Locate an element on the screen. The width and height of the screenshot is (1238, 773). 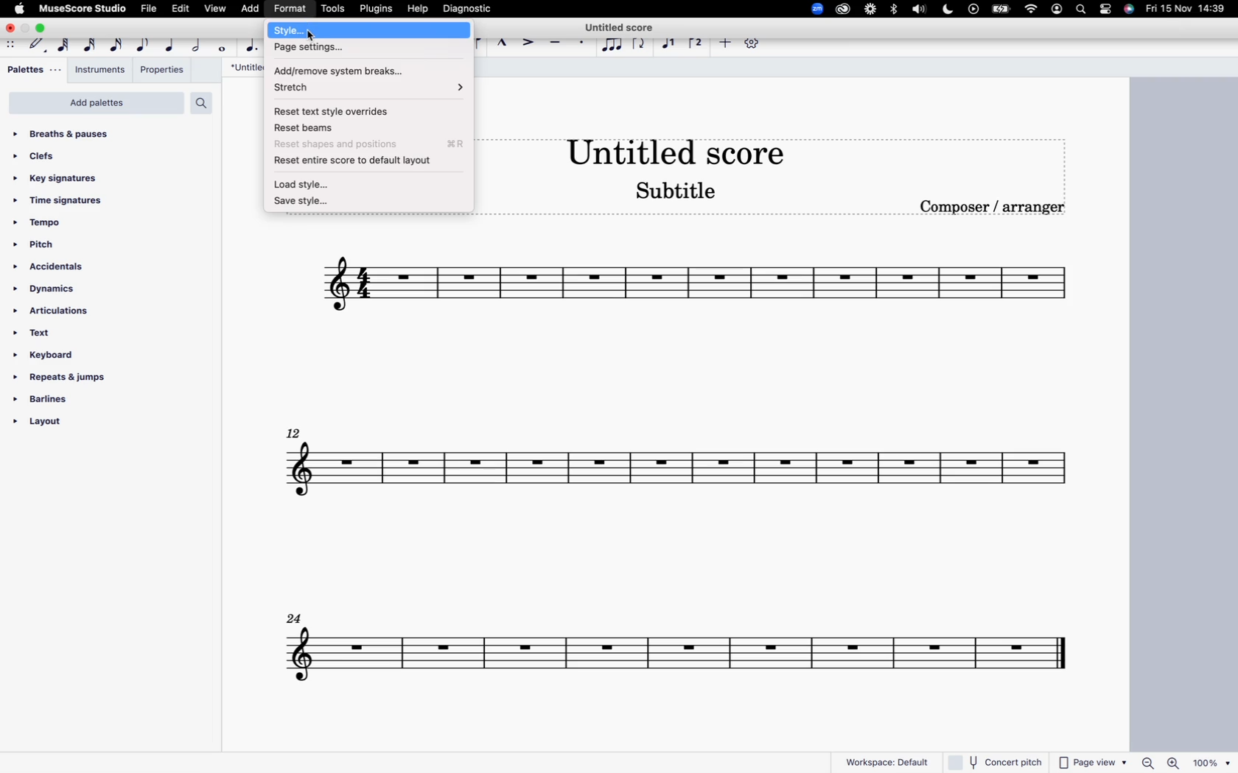
volume is located at coordinates (918, 10).